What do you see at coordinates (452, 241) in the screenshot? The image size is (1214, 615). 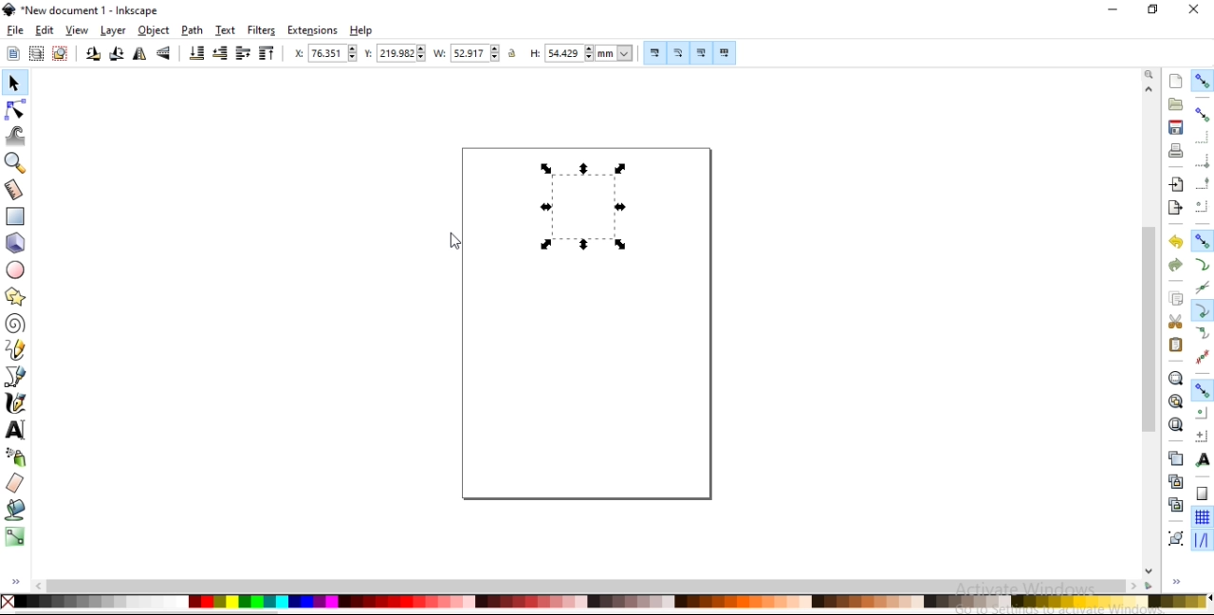 I see `cursor` at bounding box center [452, 241].